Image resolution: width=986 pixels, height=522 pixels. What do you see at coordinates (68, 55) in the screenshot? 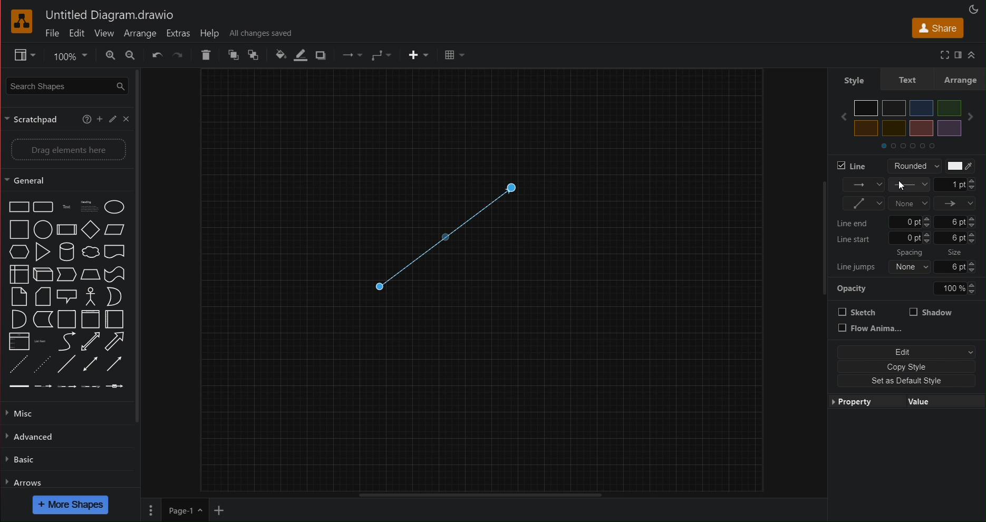
I see `Zoom` at bounding box center [68, 55].